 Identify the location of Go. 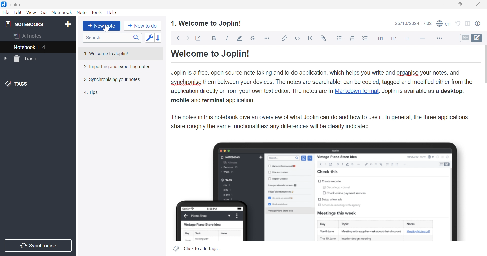
(44, 13).